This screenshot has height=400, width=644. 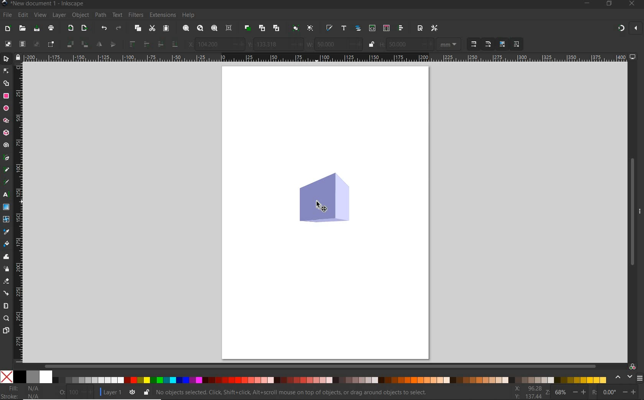 I want to click on open export, so click(x=84, y=28).